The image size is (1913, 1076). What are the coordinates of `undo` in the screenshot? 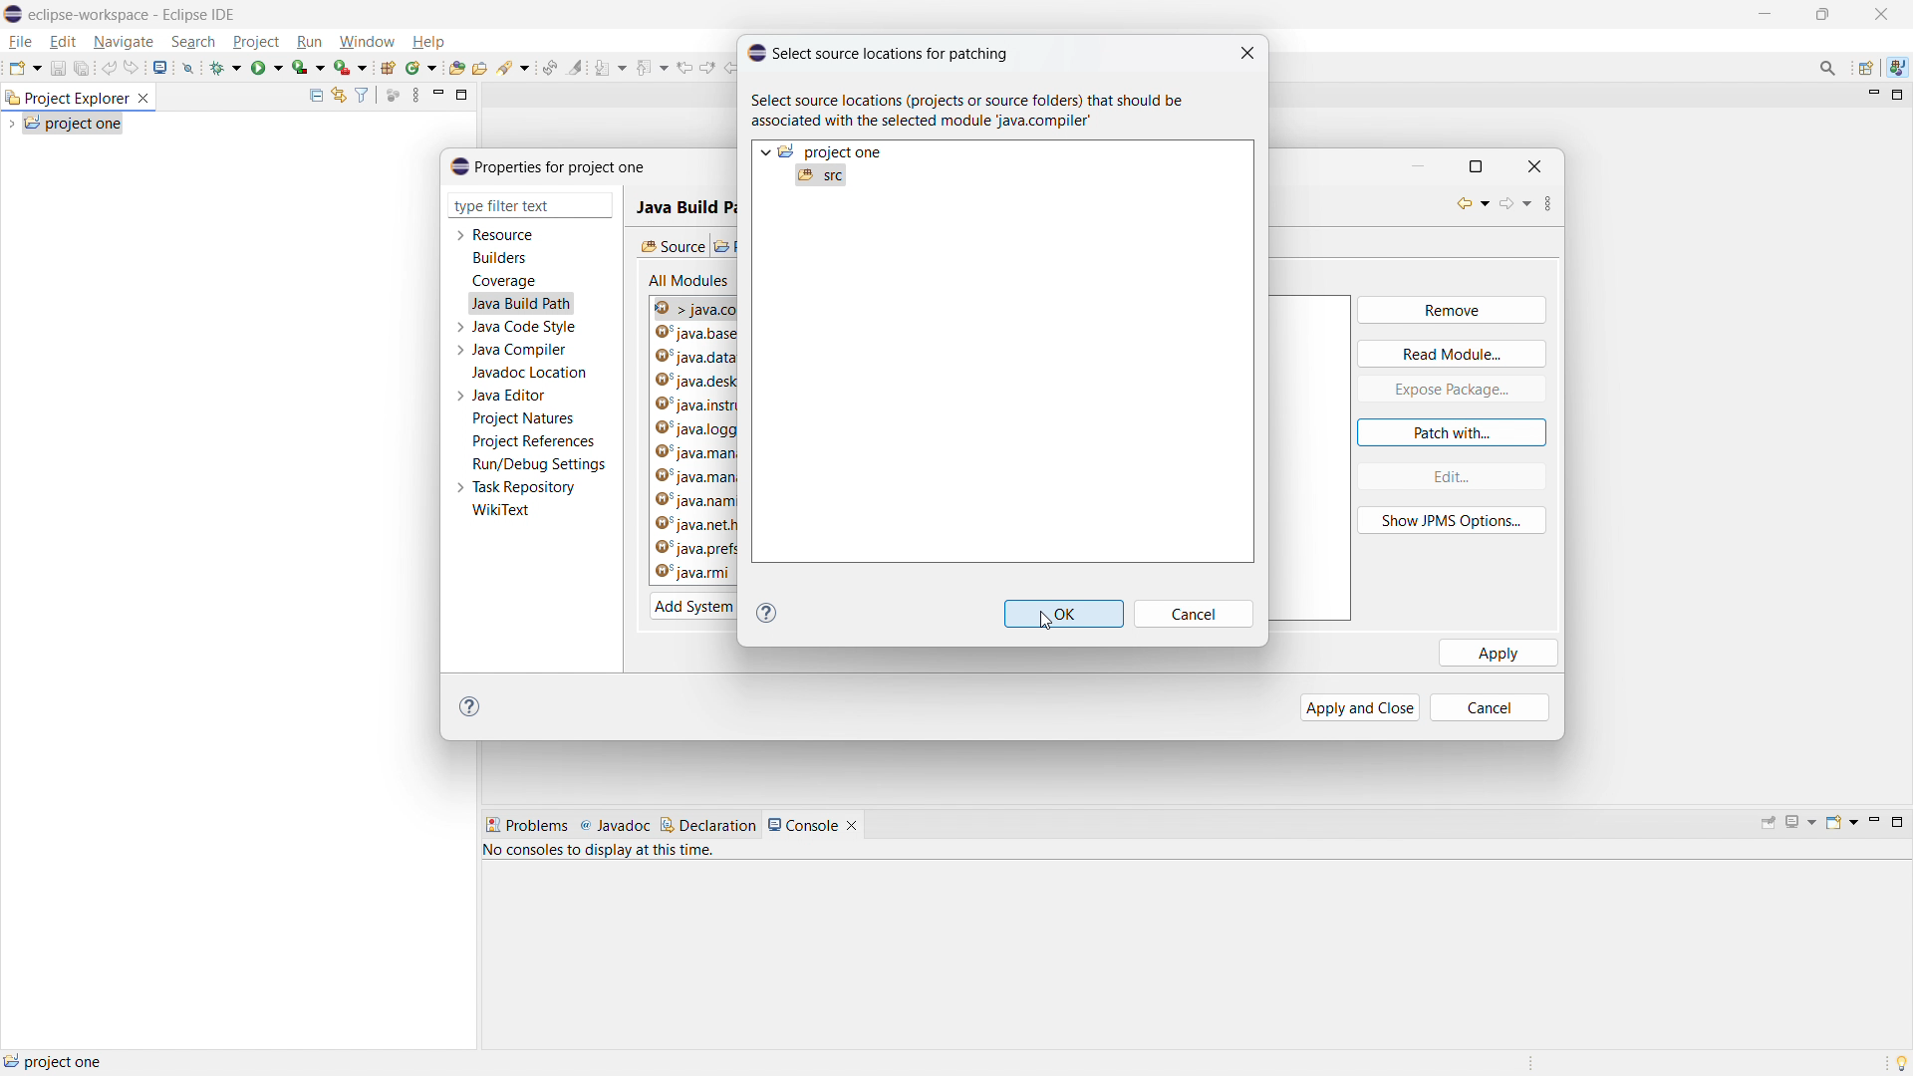 It's located at (109, 67).